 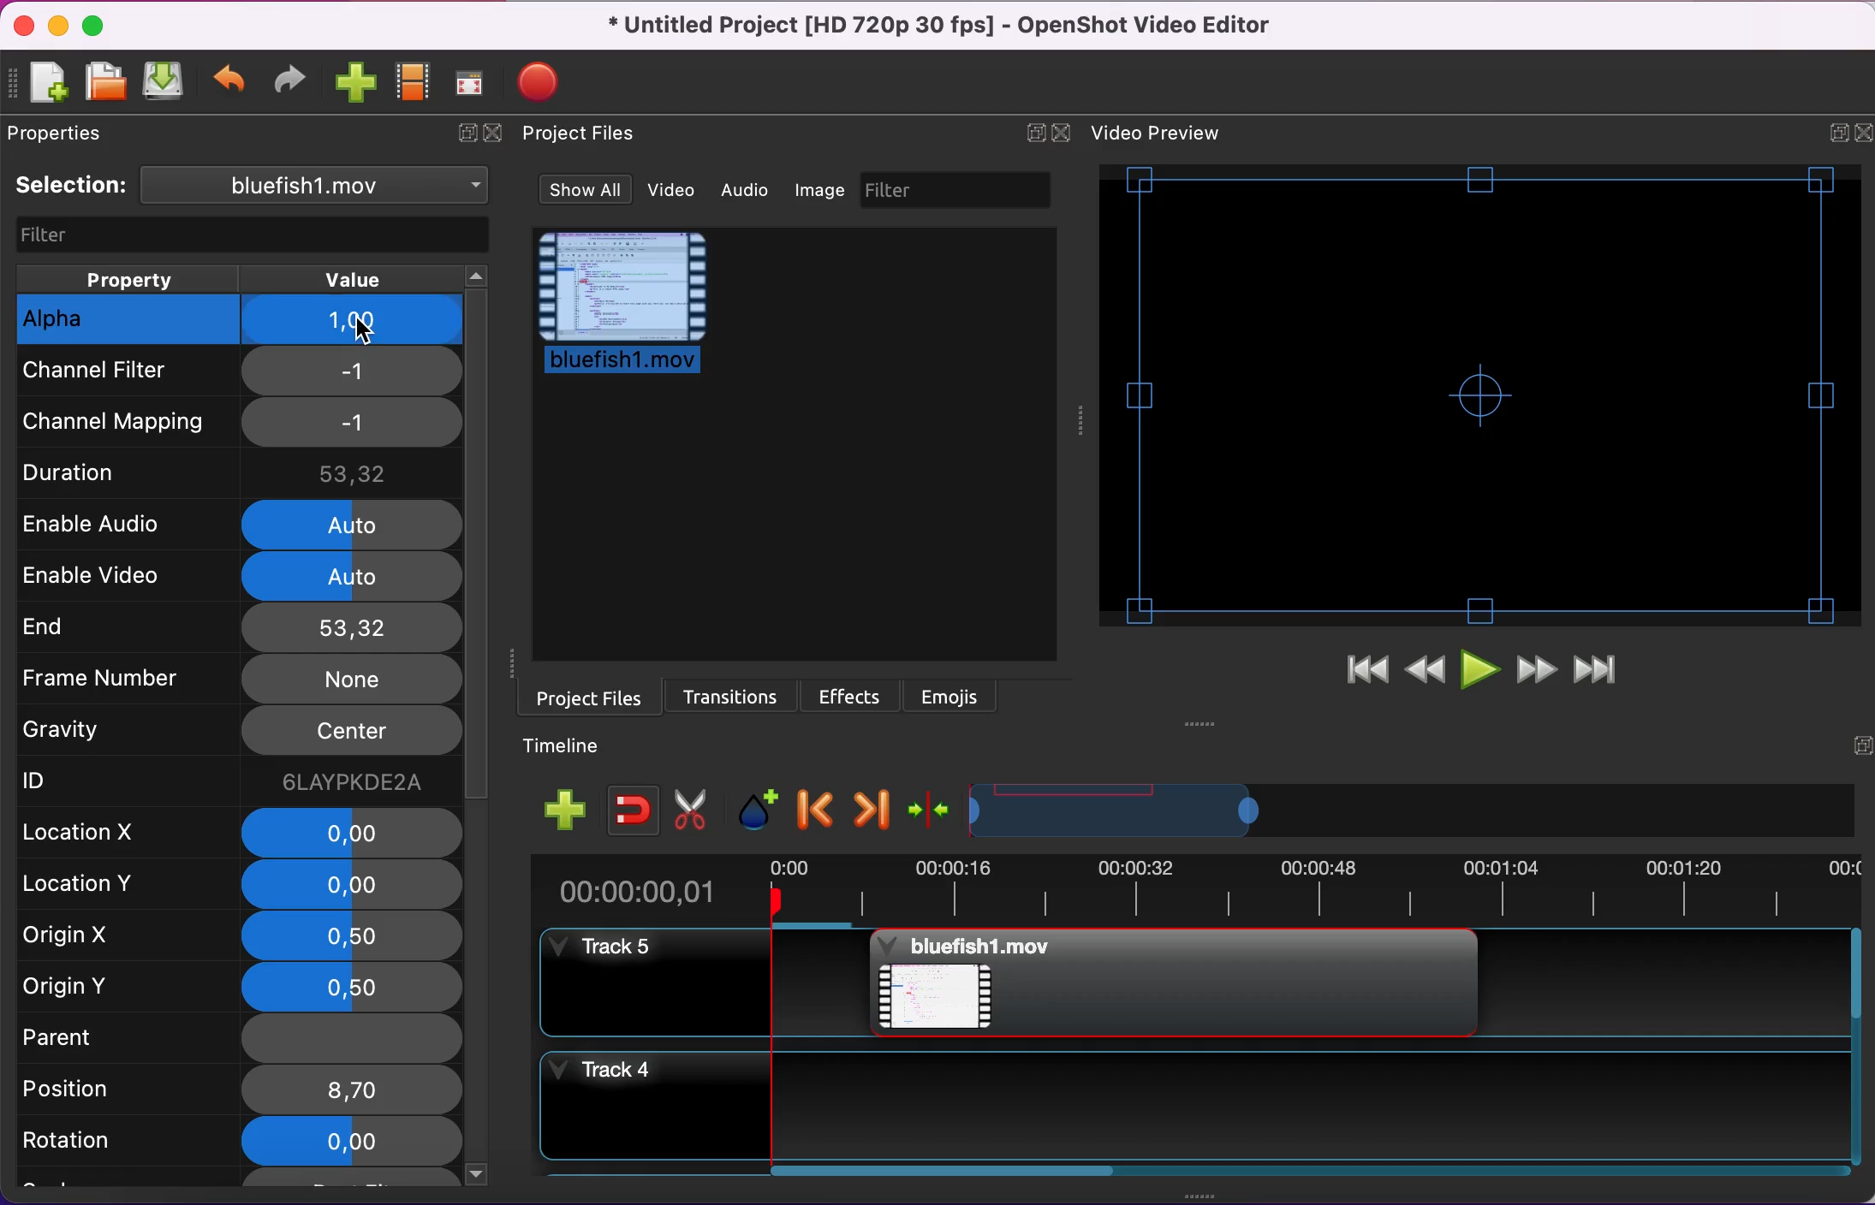 I want to click on effects, so click(x=853, y=696).